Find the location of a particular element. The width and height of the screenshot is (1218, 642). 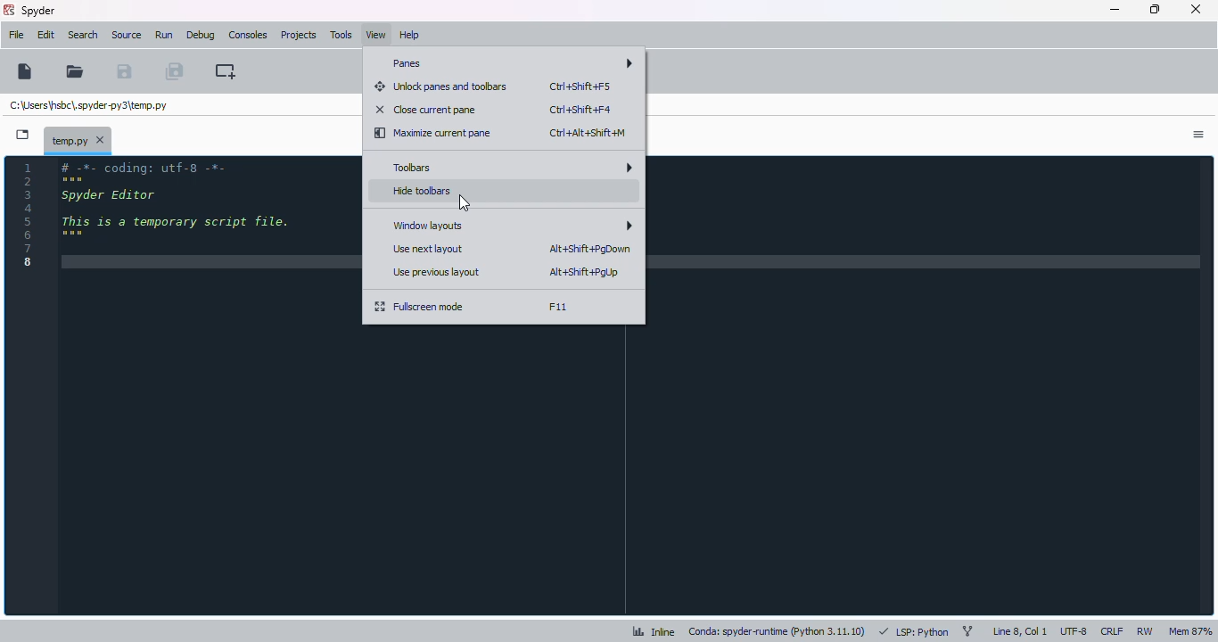

UTF-8 is located at coordinates (1074, 632).